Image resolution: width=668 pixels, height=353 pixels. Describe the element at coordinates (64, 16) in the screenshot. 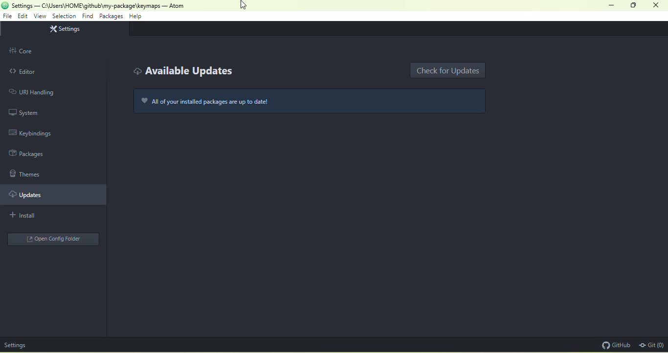

I see `selection` at that location.